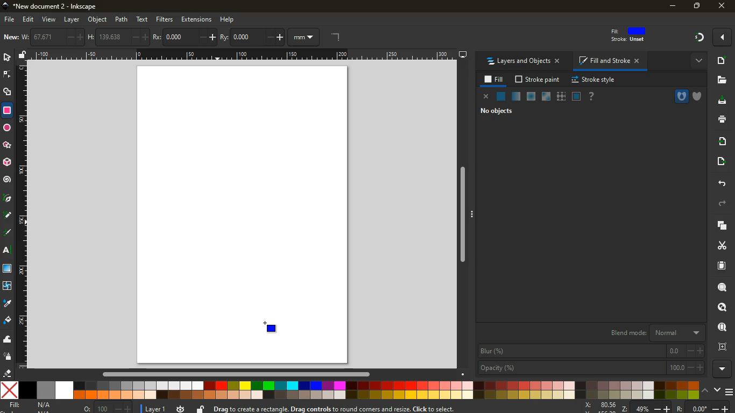 This screenshot has width=735, height=413. I want to click on layer, so click(72, 20).